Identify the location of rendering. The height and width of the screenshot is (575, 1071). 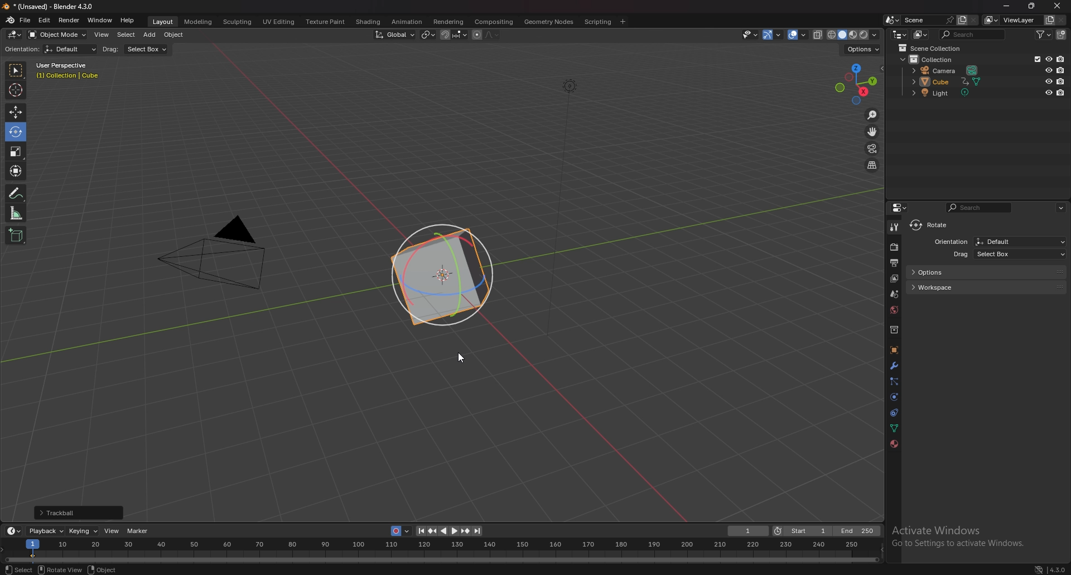
(447, 21).